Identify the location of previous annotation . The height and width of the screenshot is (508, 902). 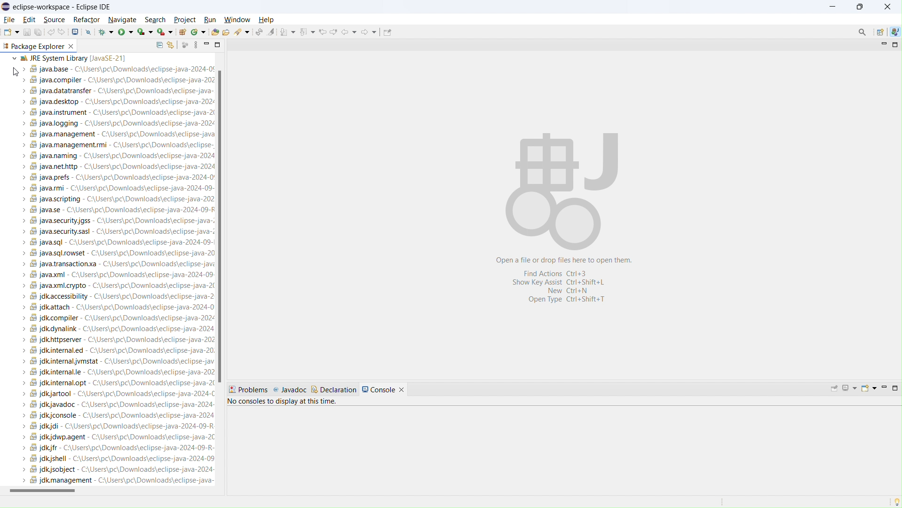
(307, 32).